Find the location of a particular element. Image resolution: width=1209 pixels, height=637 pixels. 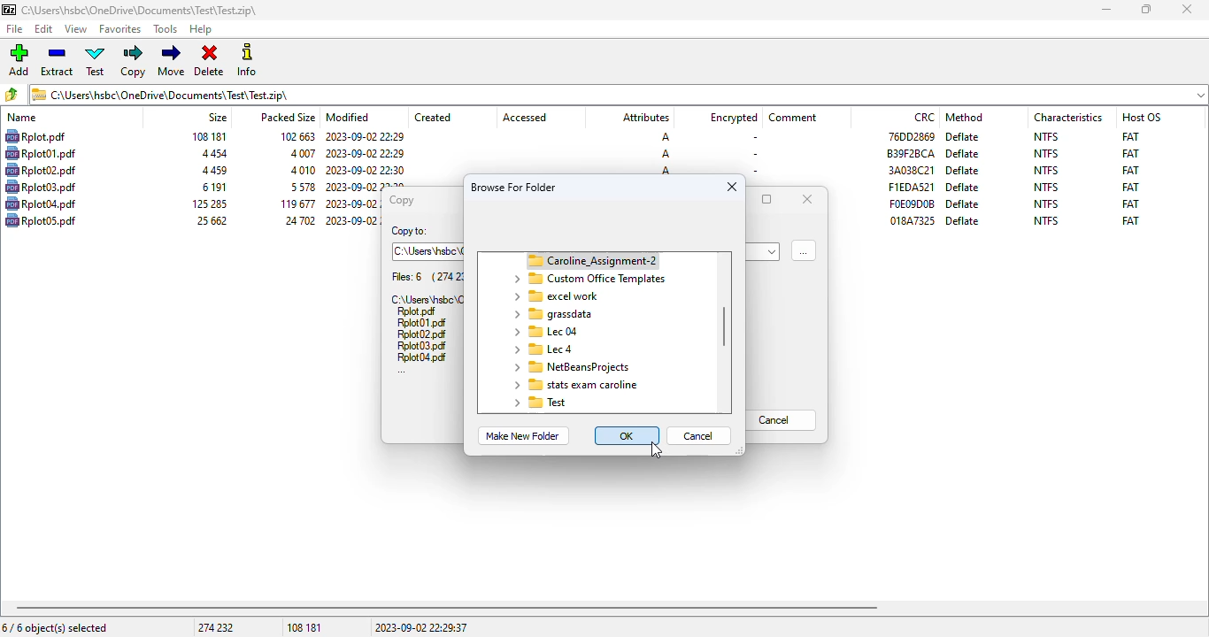

CRC is located at coordinates (911, 153).